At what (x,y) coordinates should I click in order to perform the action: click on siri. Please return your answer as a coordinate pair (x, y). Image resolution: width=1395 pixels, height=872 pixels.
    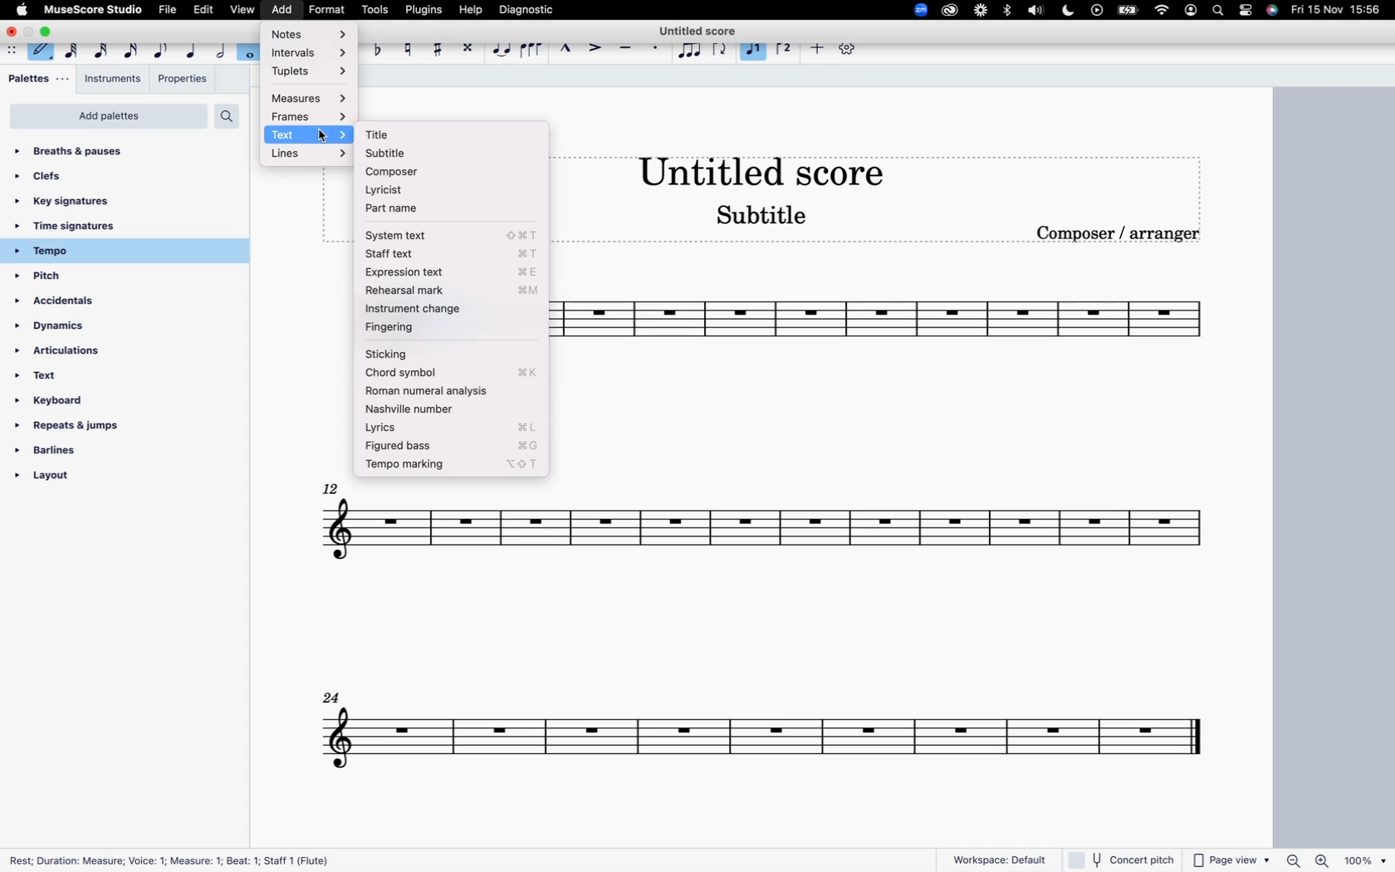
    Looking at the image, I should click on (1273, 10).